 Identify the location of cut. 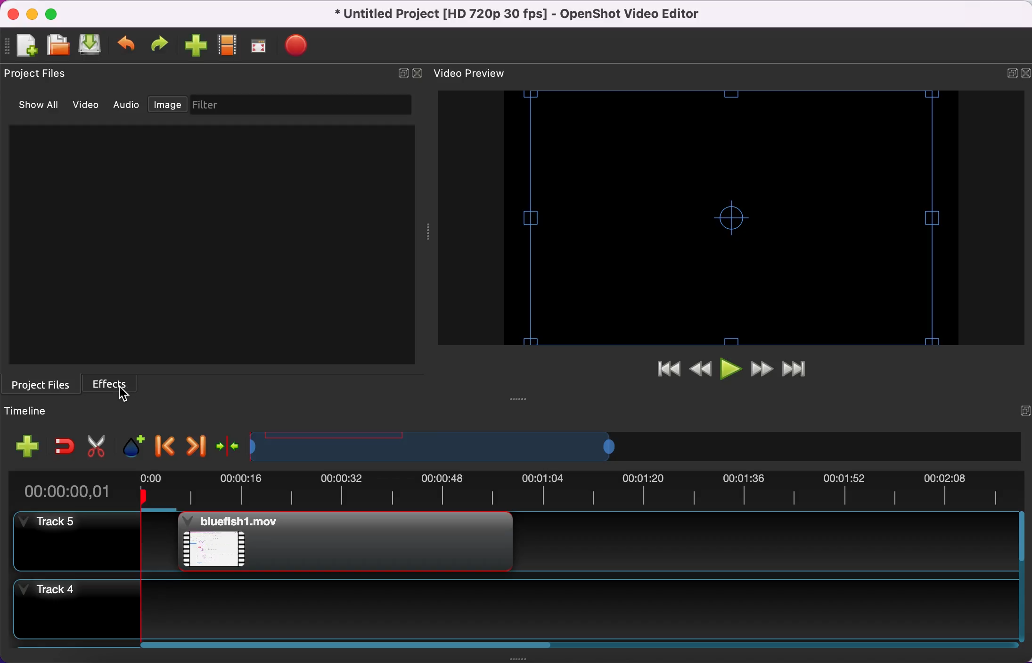
(96, 445).